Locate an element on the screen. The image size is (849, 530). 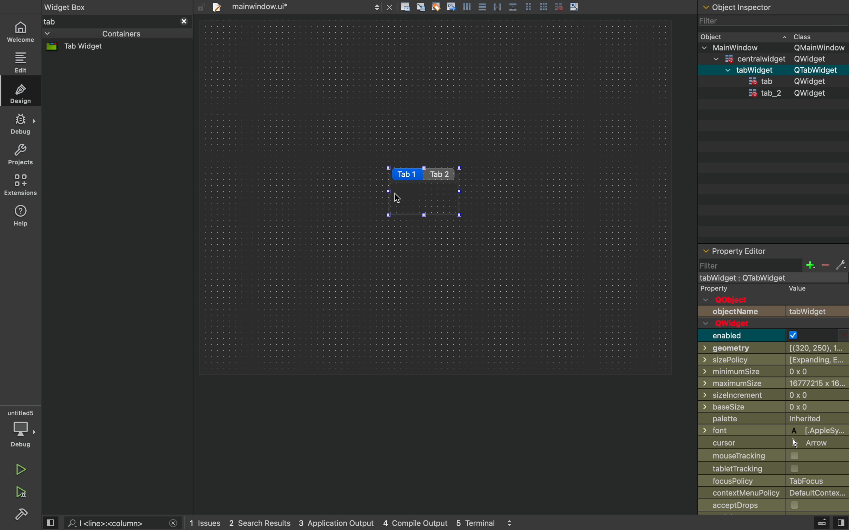
labeltracking is located at coordinates (774, 469).